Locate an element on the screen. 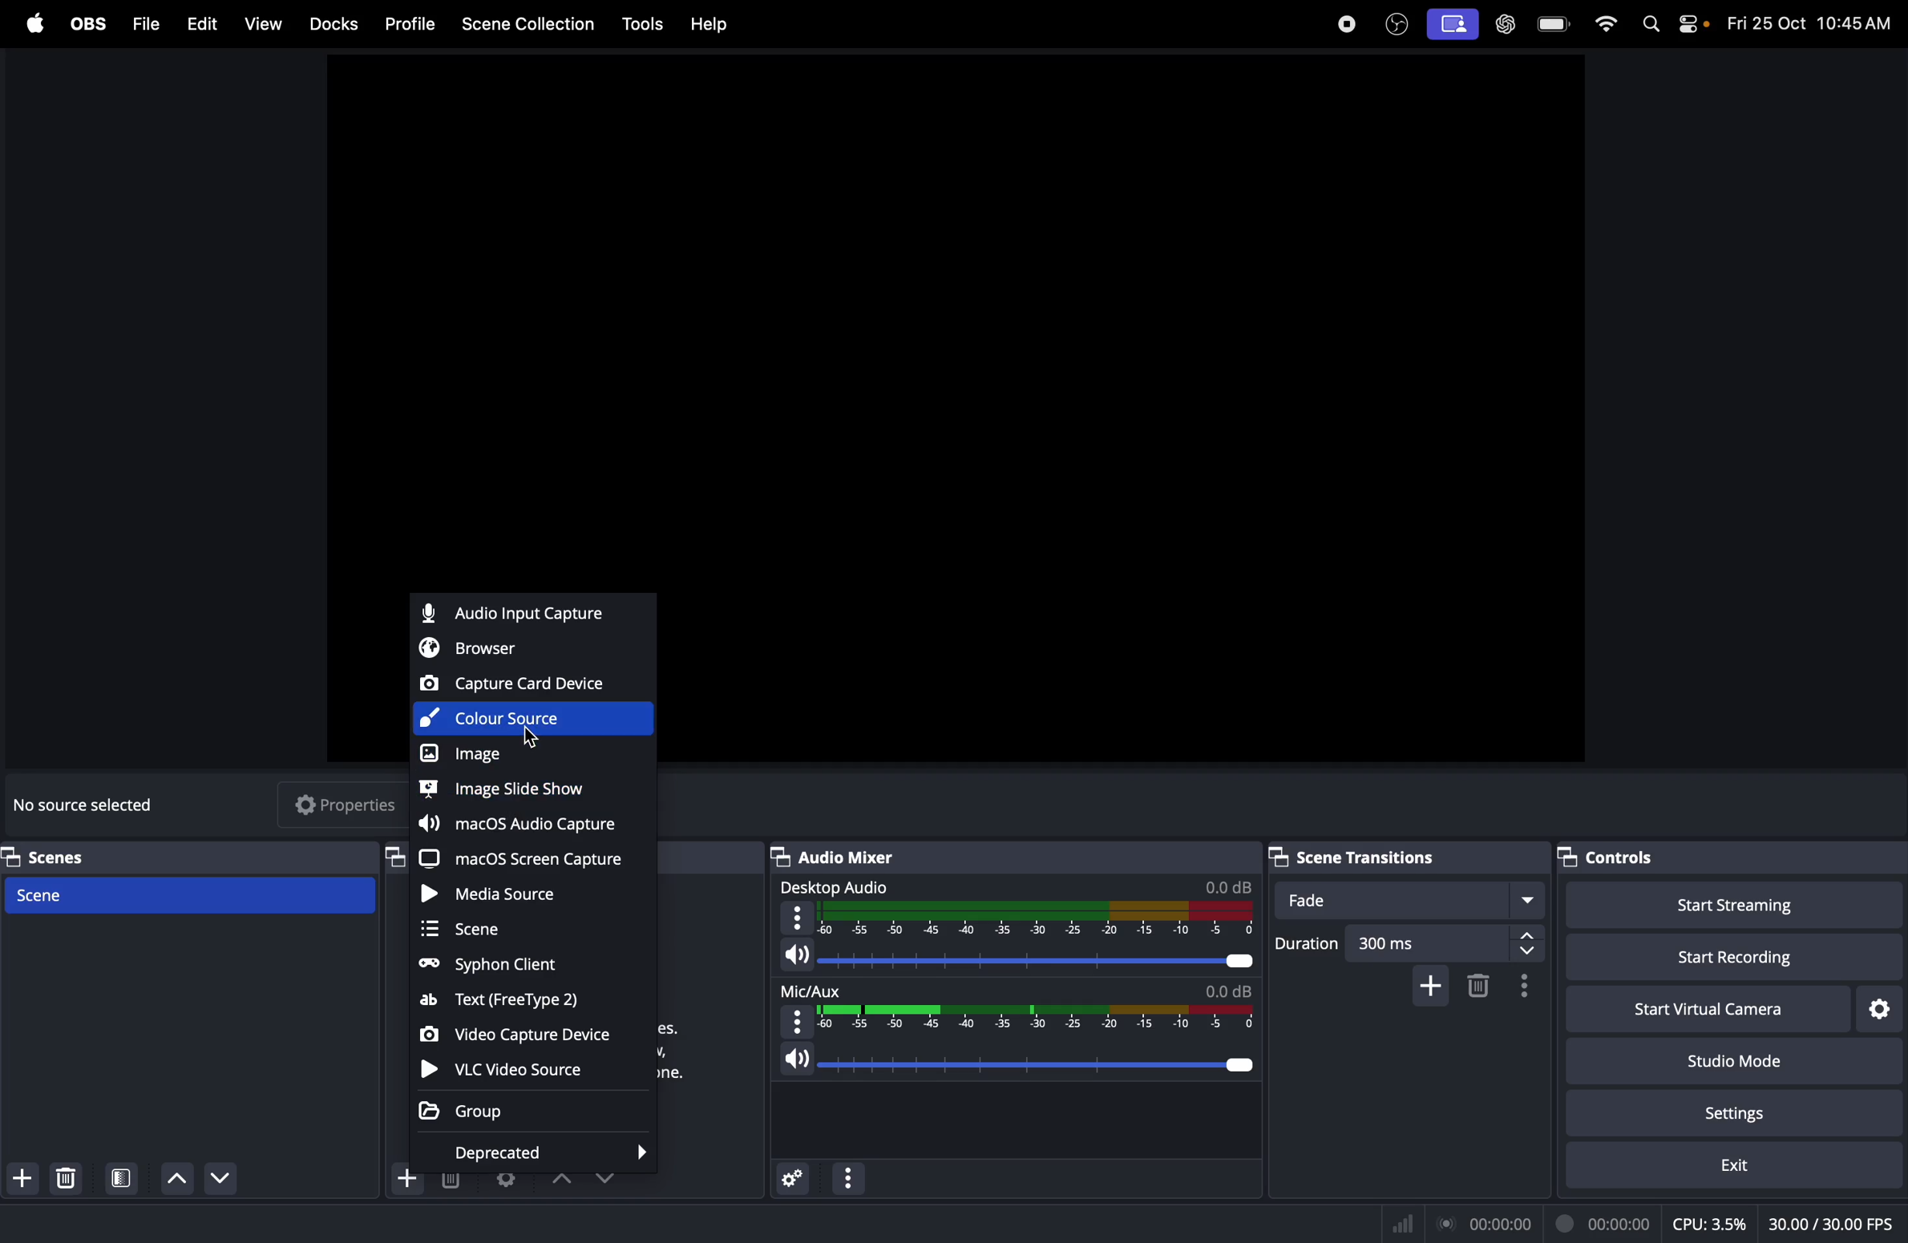 The image size is (1908, 1243). Group is located at coordinates (506, 1112).